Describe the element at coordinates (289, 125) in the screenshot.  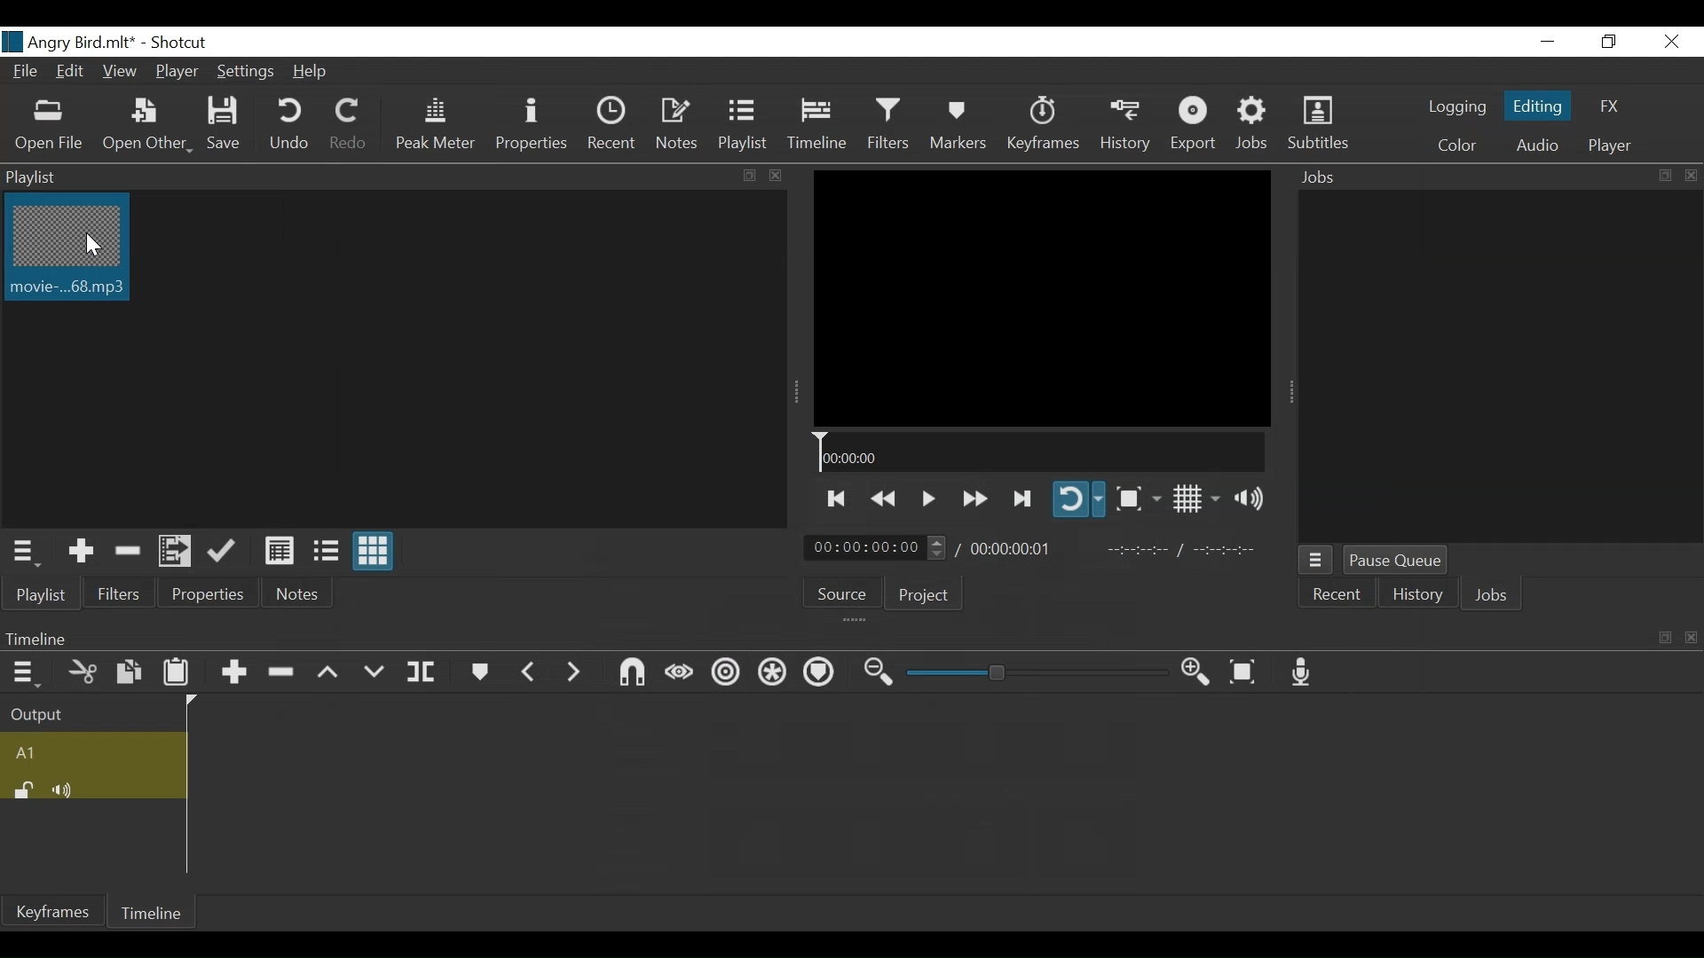
I see `Undo` at that location.